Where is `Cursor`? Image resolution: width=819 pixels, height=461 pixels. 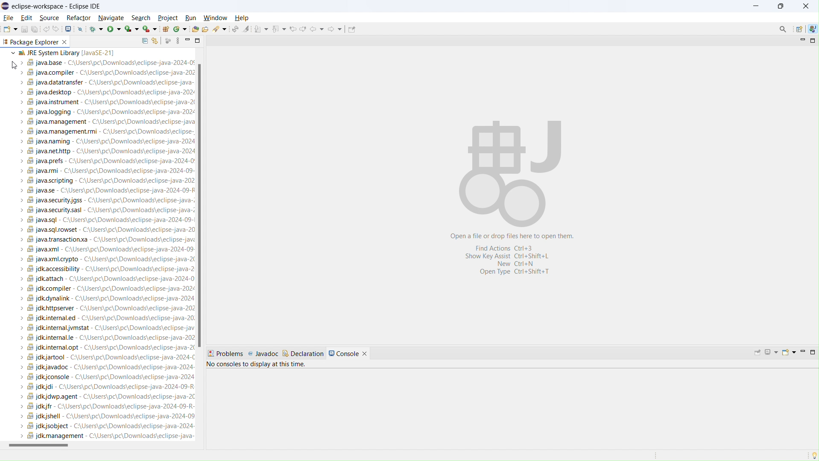
Cursor is located at coordinates (14, 65).